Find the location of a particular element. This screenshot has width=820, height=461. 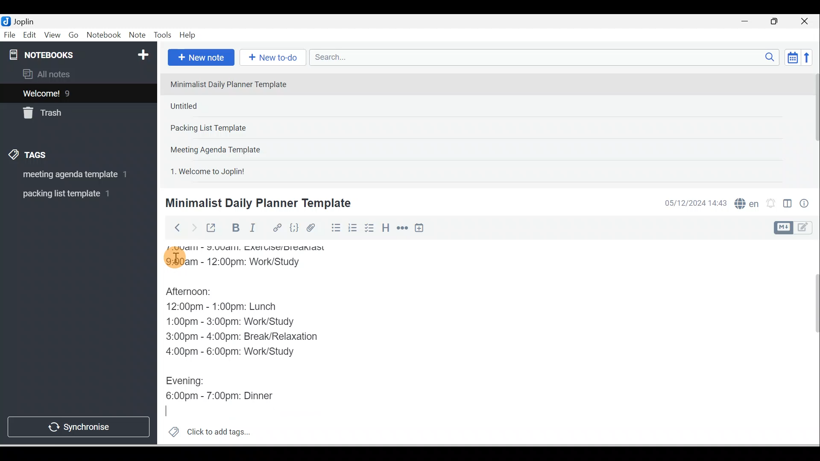

Forward is located at coordinates (193, 227).